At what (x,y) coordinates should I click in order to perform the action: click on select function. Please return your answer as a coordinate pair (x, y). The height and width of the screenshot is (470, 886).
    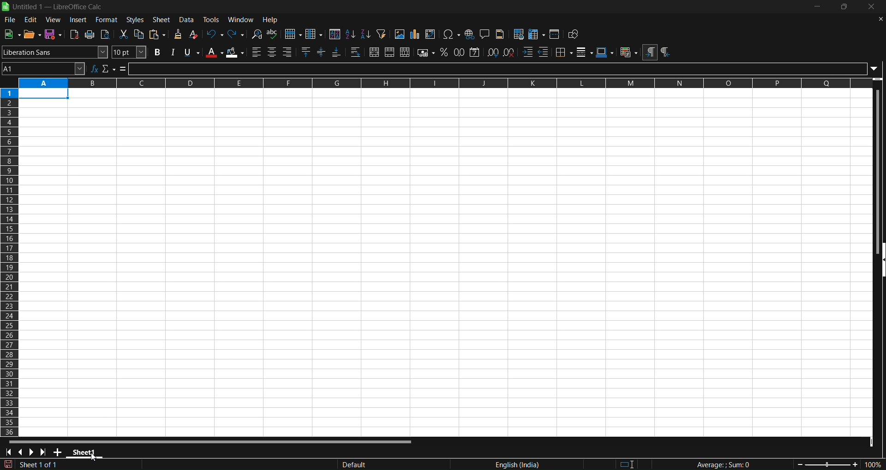
    Looking at the image, I should click on (108, 68).